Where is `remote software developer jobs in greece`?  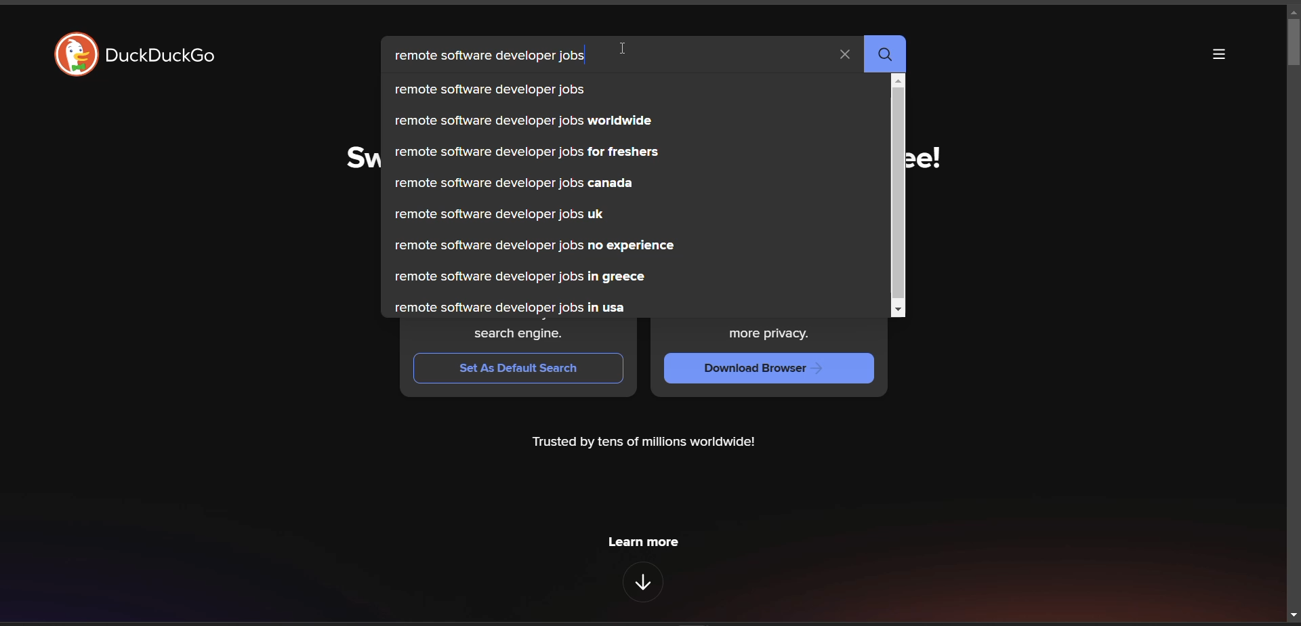
remote software developer jobs in greece is located at coordinates (521, 278).